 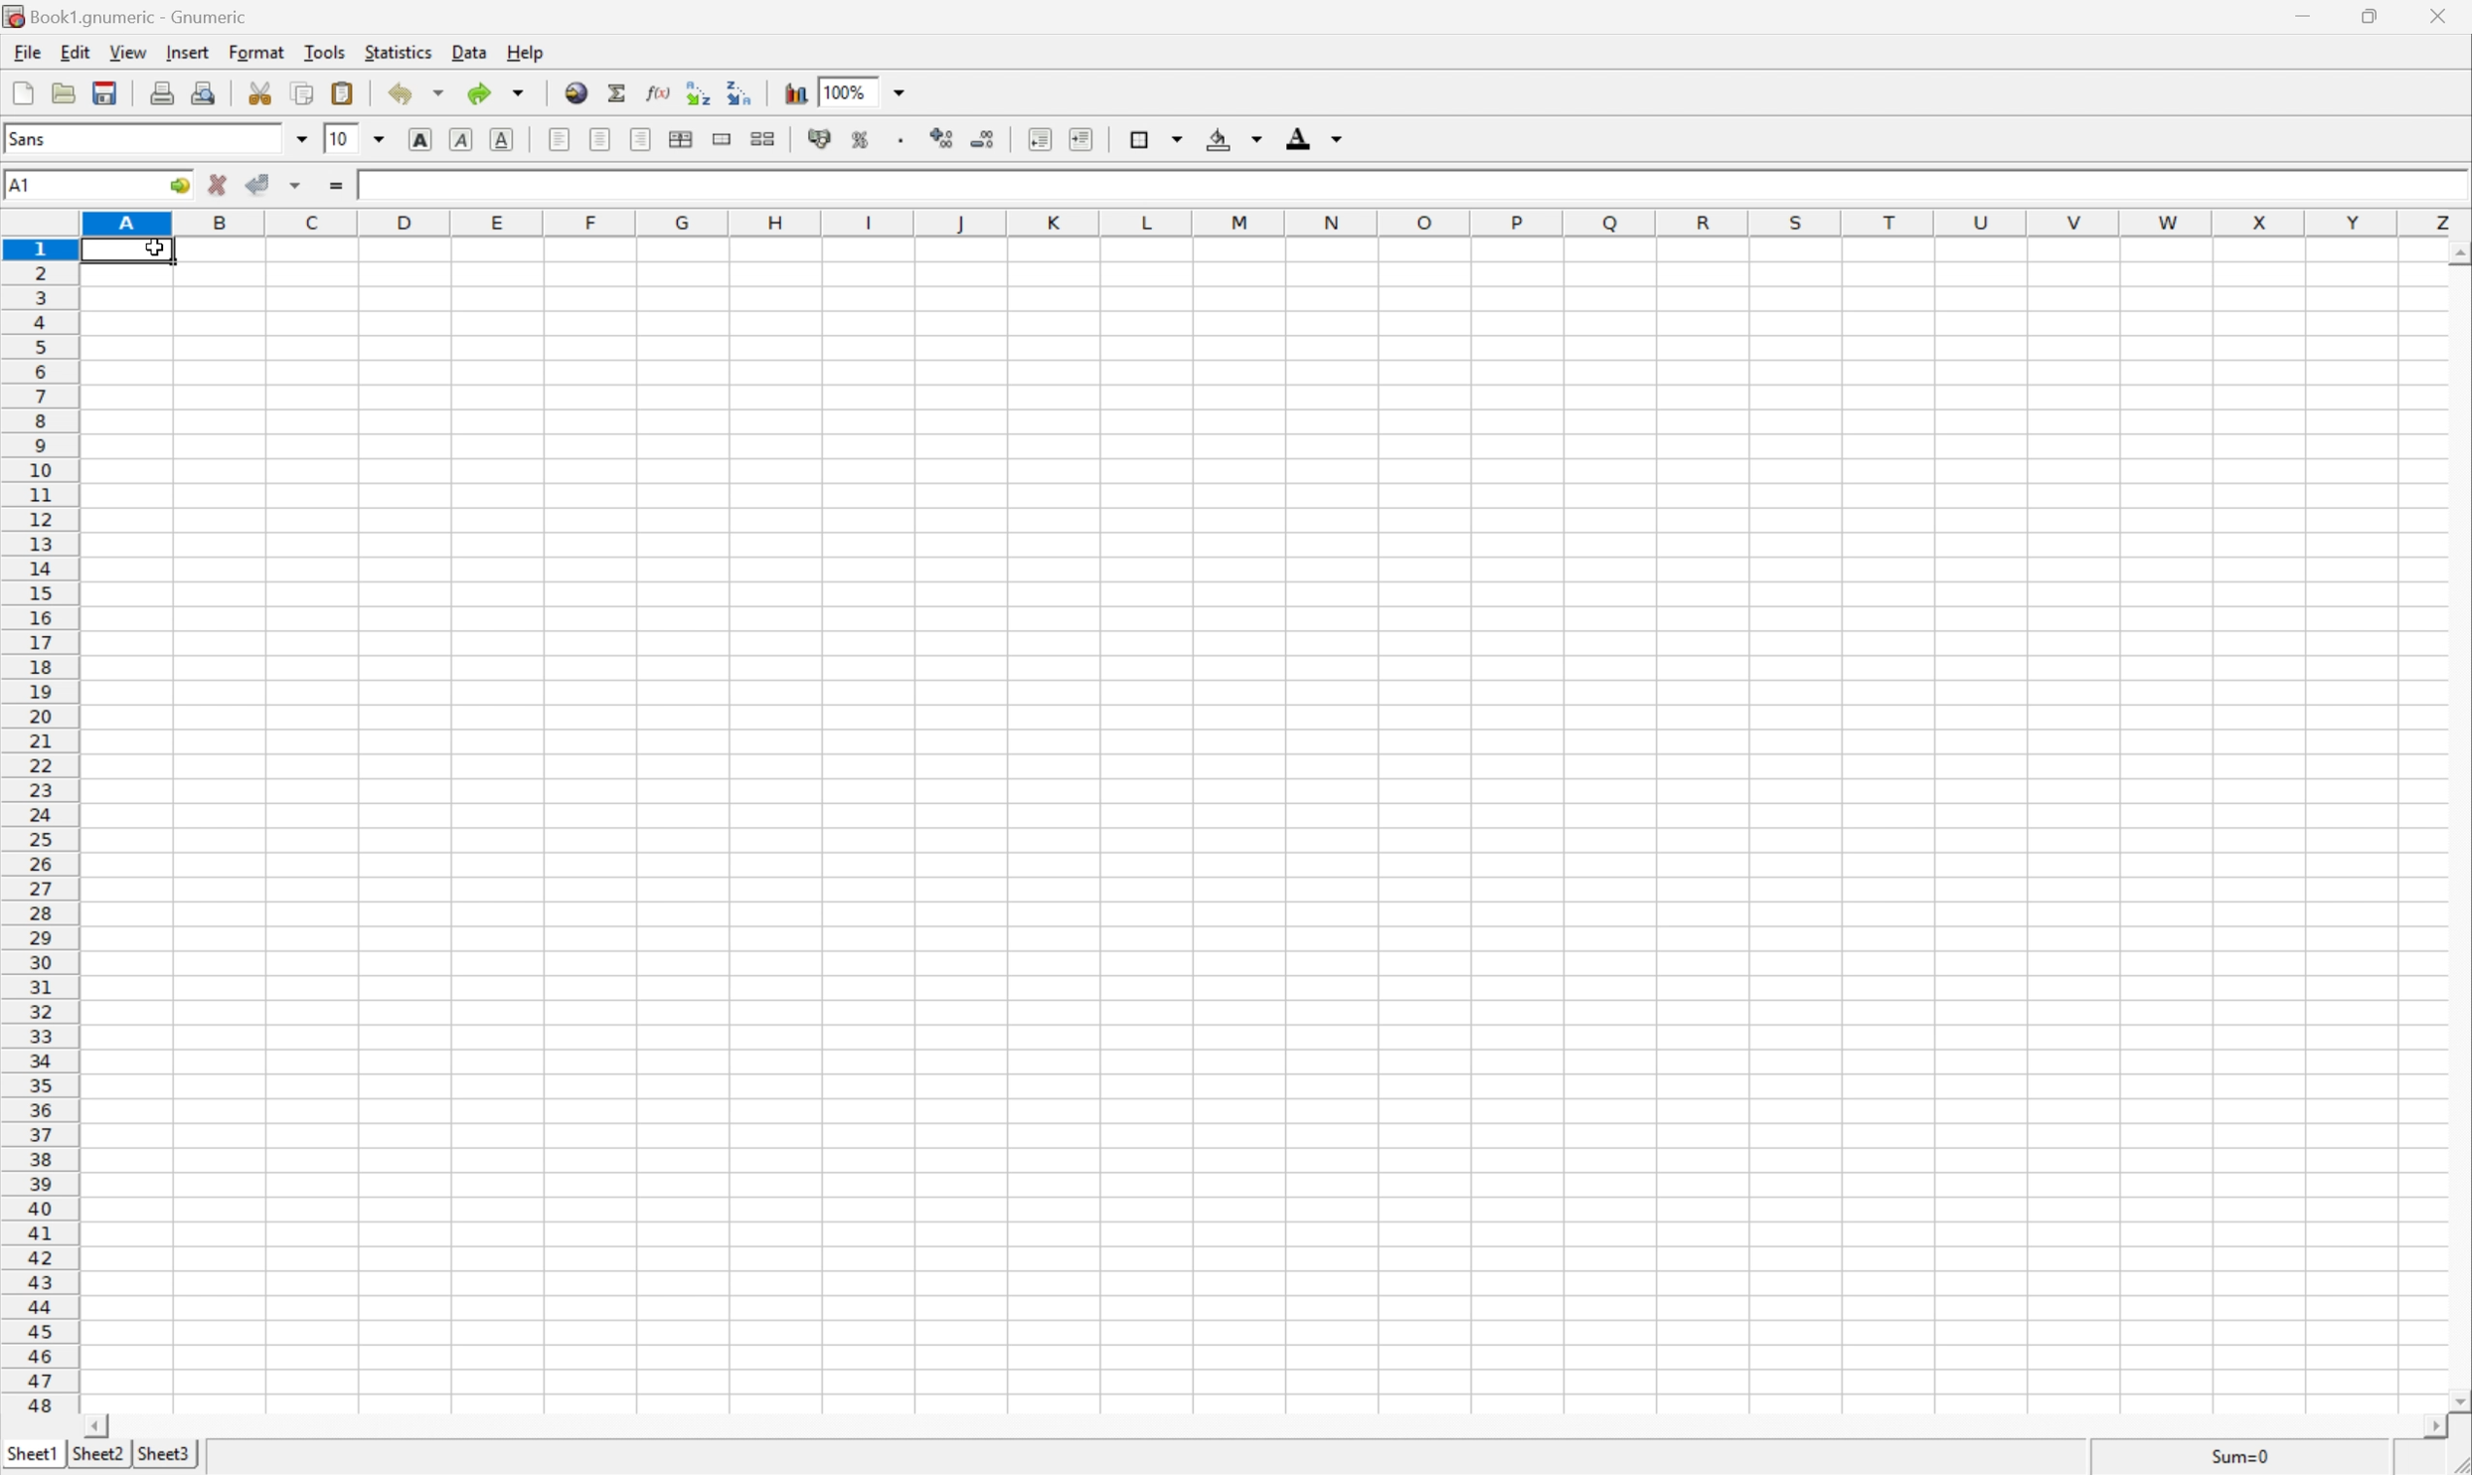 I want to click on insert, so click(x=187, y=53).